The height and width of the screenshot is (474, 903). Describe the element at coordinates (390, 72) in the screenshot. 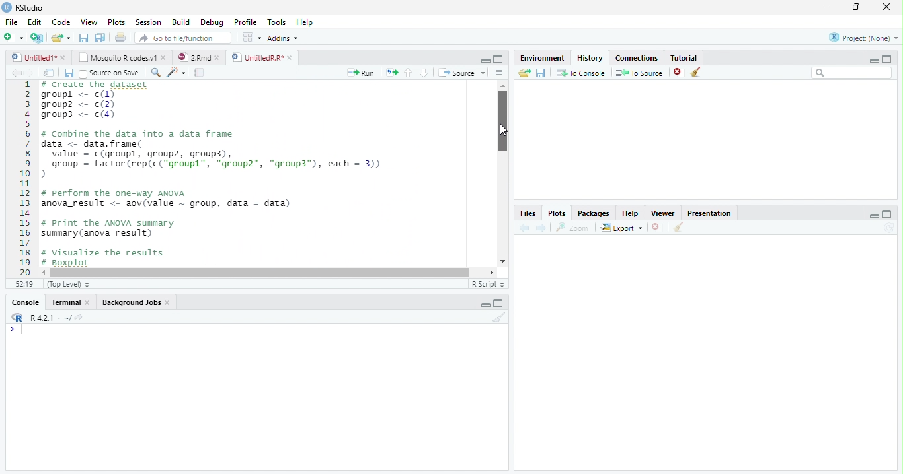

I see `Copy pages` at that location.